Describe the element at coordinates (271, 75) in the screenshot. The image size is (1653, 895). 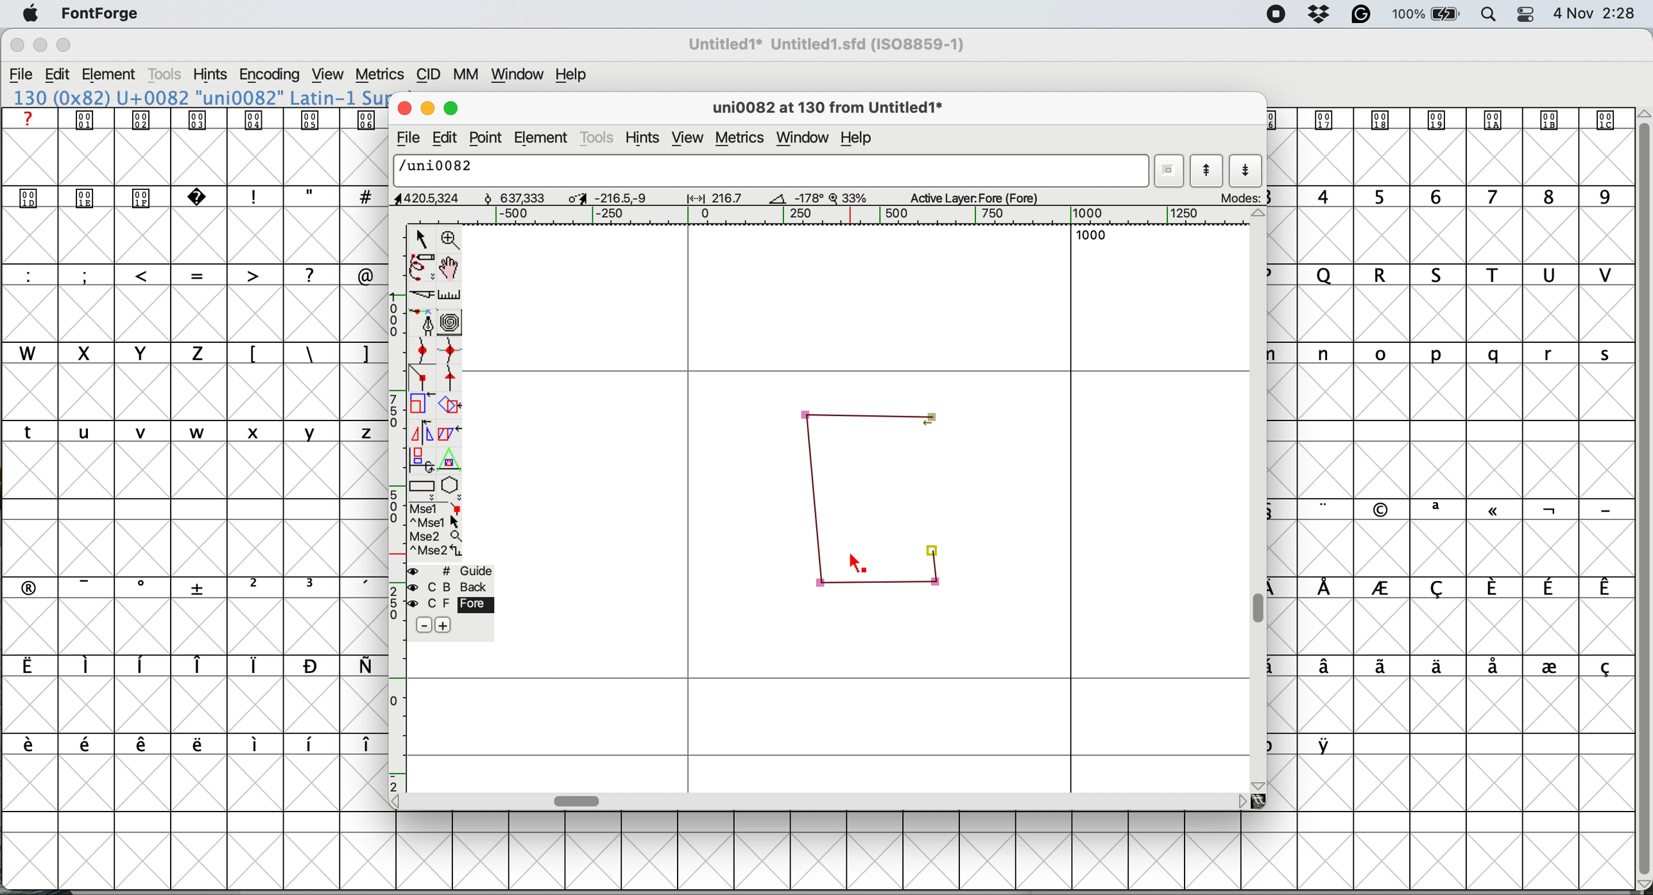
I see `encoding` at that location.